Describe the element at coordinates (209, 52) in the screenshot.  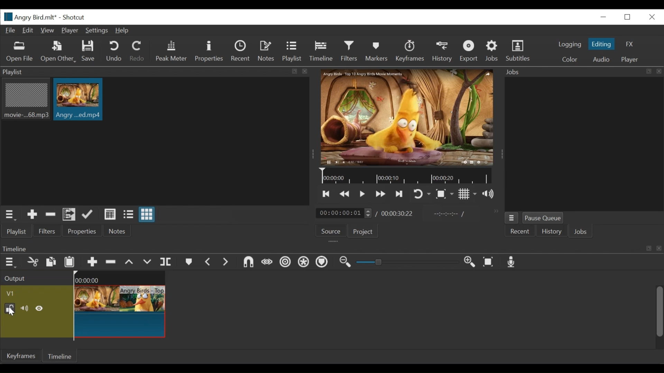
I see `Properties` at that location.